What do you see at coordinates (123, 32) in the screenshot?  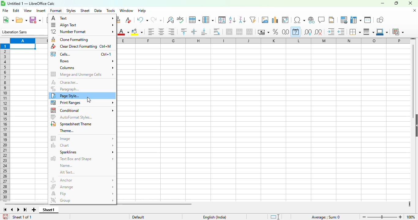 I see `font color` at bounding box center [123, 32].